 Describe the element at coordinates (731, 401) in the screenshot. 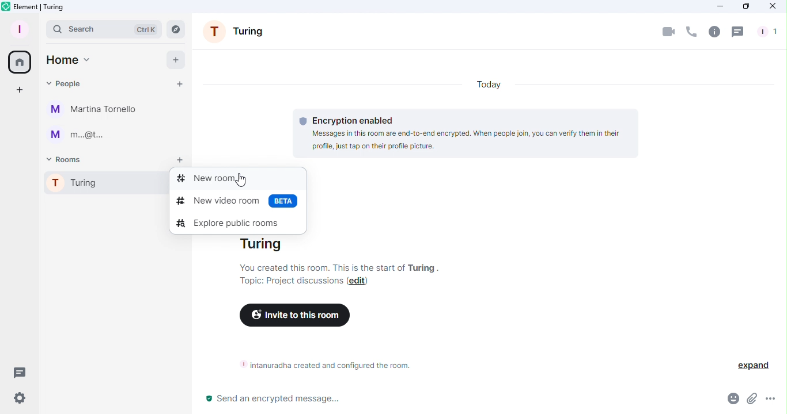

I see `Emoji` at that location.